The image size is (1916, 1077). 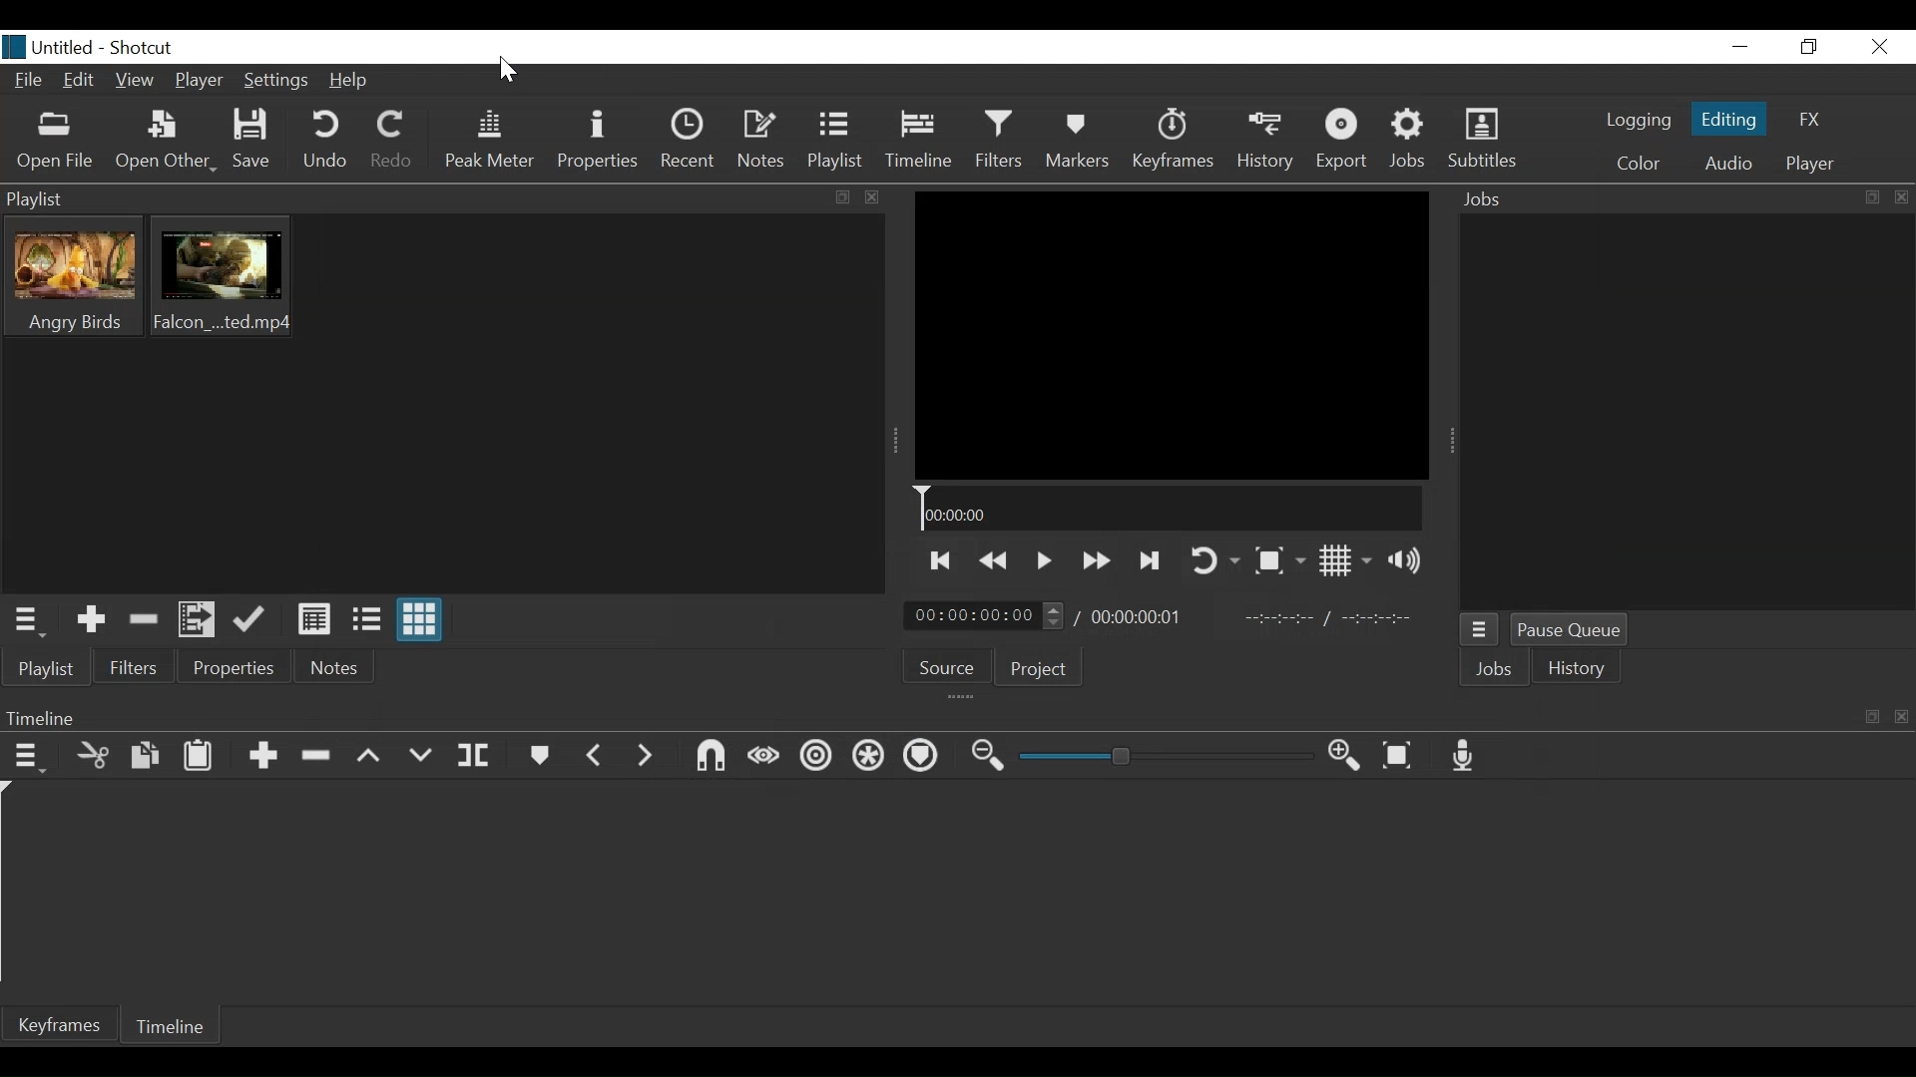 What do you see at coordinates (1166, 757) in the screenshot?
I see `Zoom Slider` at bounding box center [1166, 757].